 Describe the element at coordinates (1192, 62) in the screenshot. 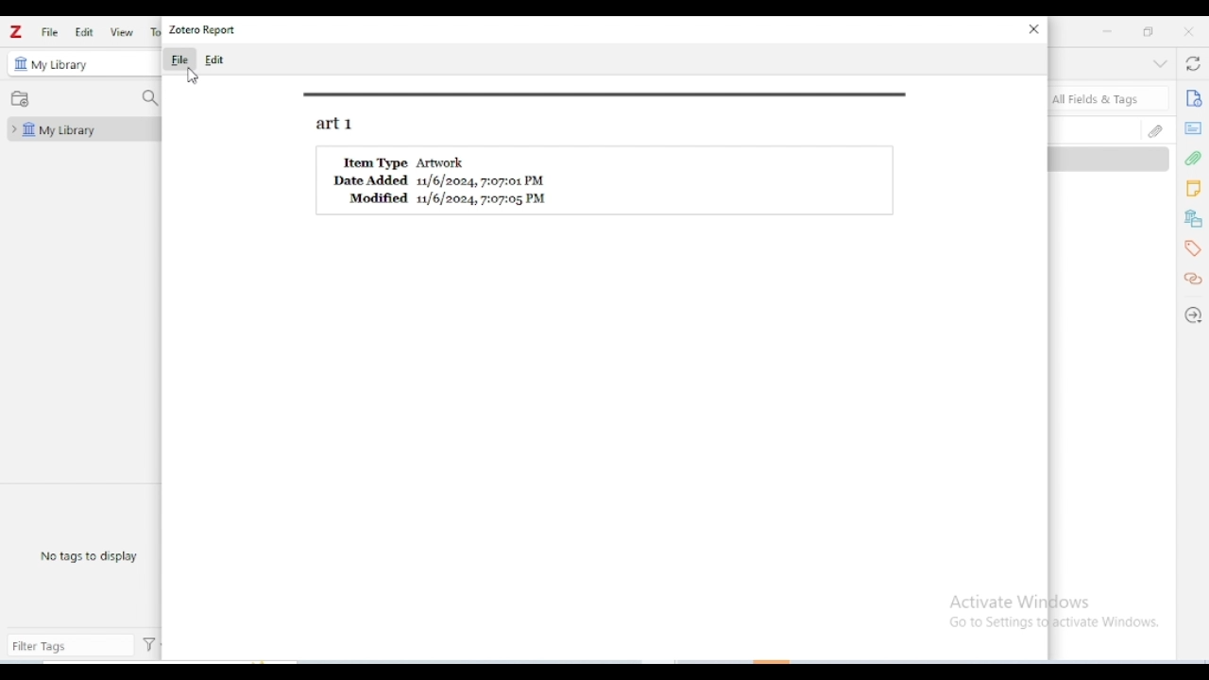

I see `sync with zotero.org` at that location.